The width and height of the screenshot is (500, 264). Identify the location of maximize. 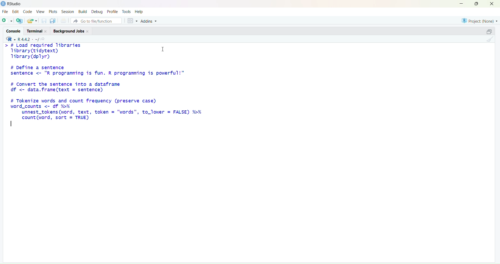
(476, 4).